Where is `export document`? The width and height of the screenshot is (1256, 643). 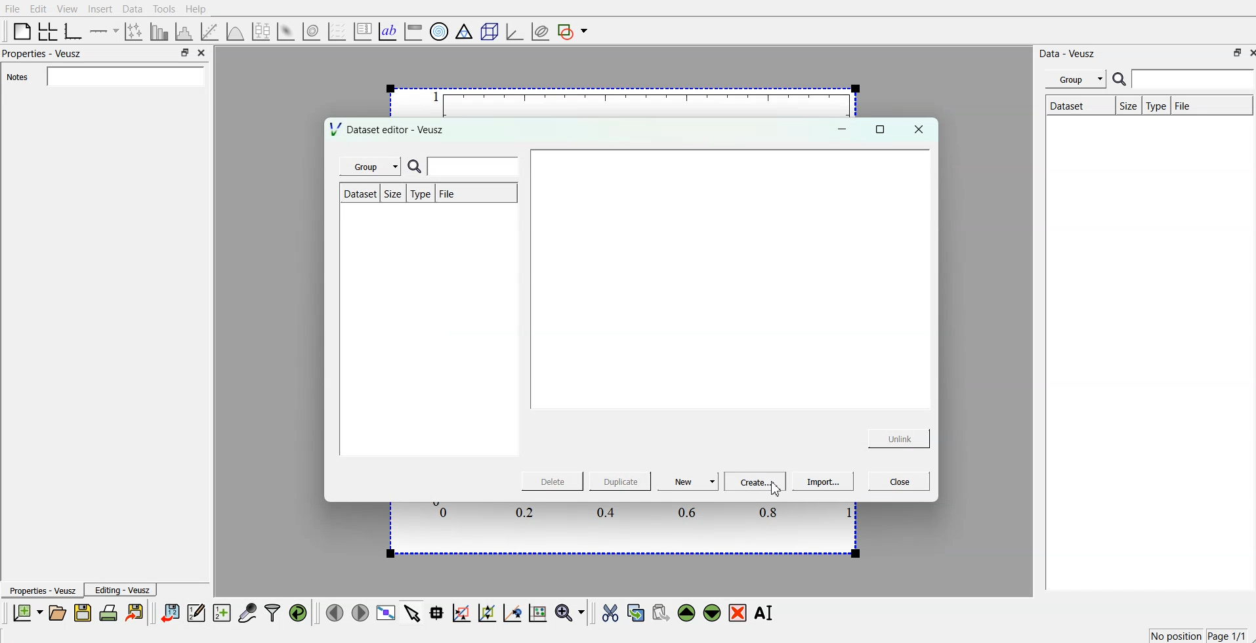 export document is located at coordinates (135, 613).